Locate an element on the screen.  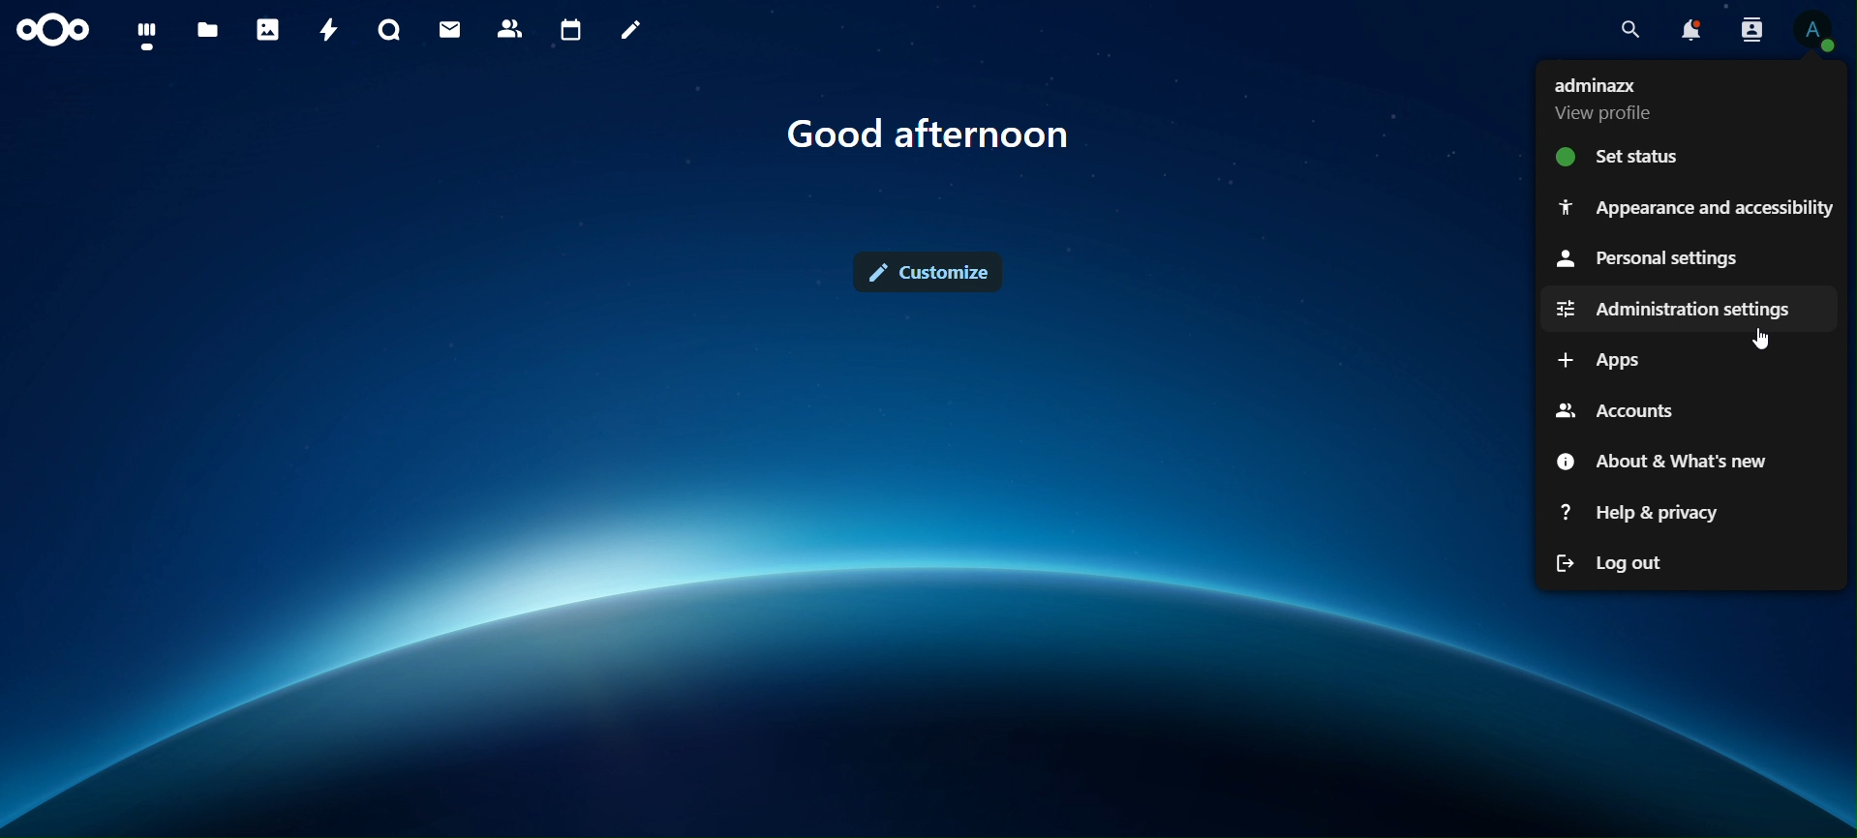
text is located at coordinates (929, 135).